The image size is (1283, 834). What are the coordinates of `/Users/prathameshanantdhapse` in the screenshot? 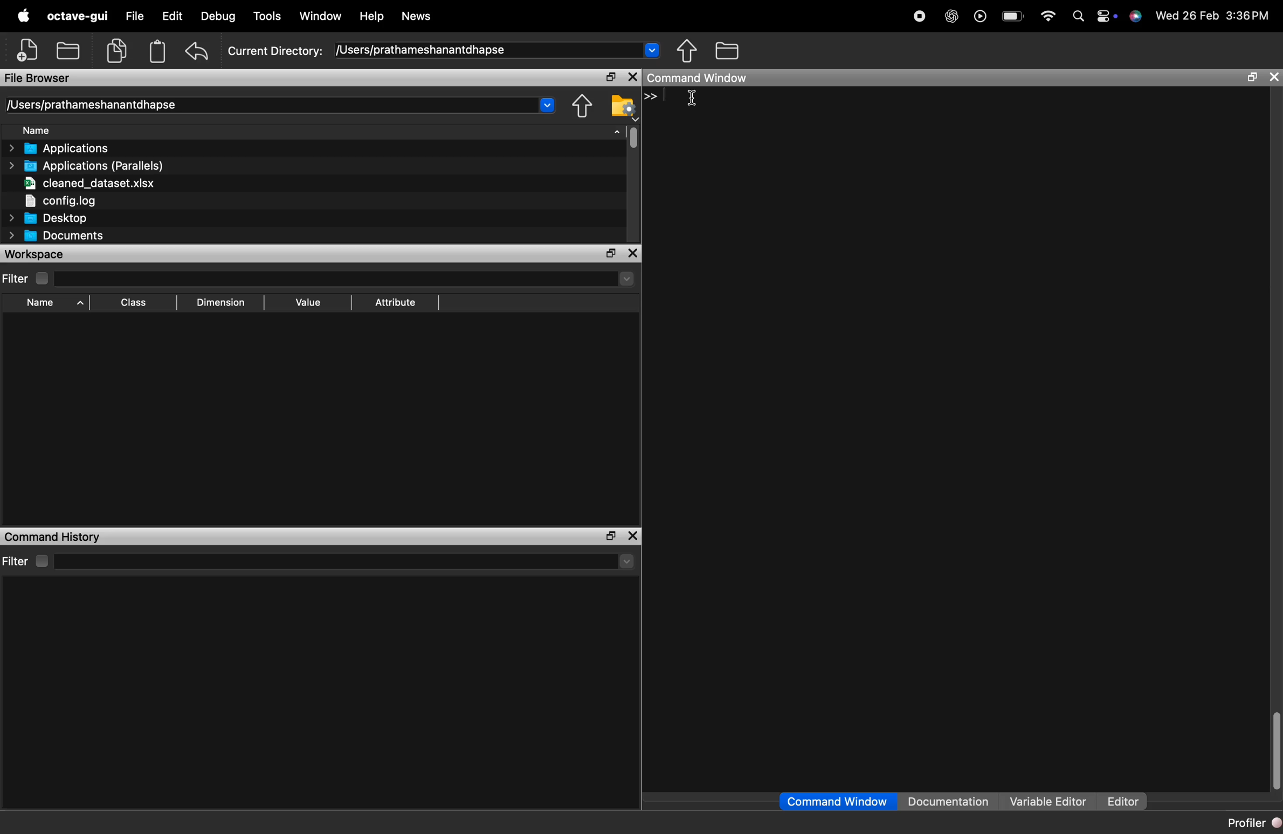 It's located at (278, 105).